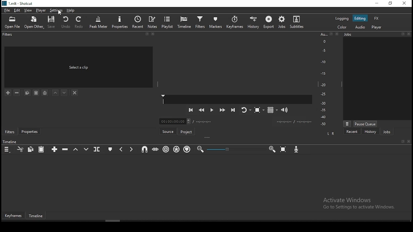  What do you see at coordinates (66, 22) in the screenshot?
I see `undo` at bounding box center [66, 22].